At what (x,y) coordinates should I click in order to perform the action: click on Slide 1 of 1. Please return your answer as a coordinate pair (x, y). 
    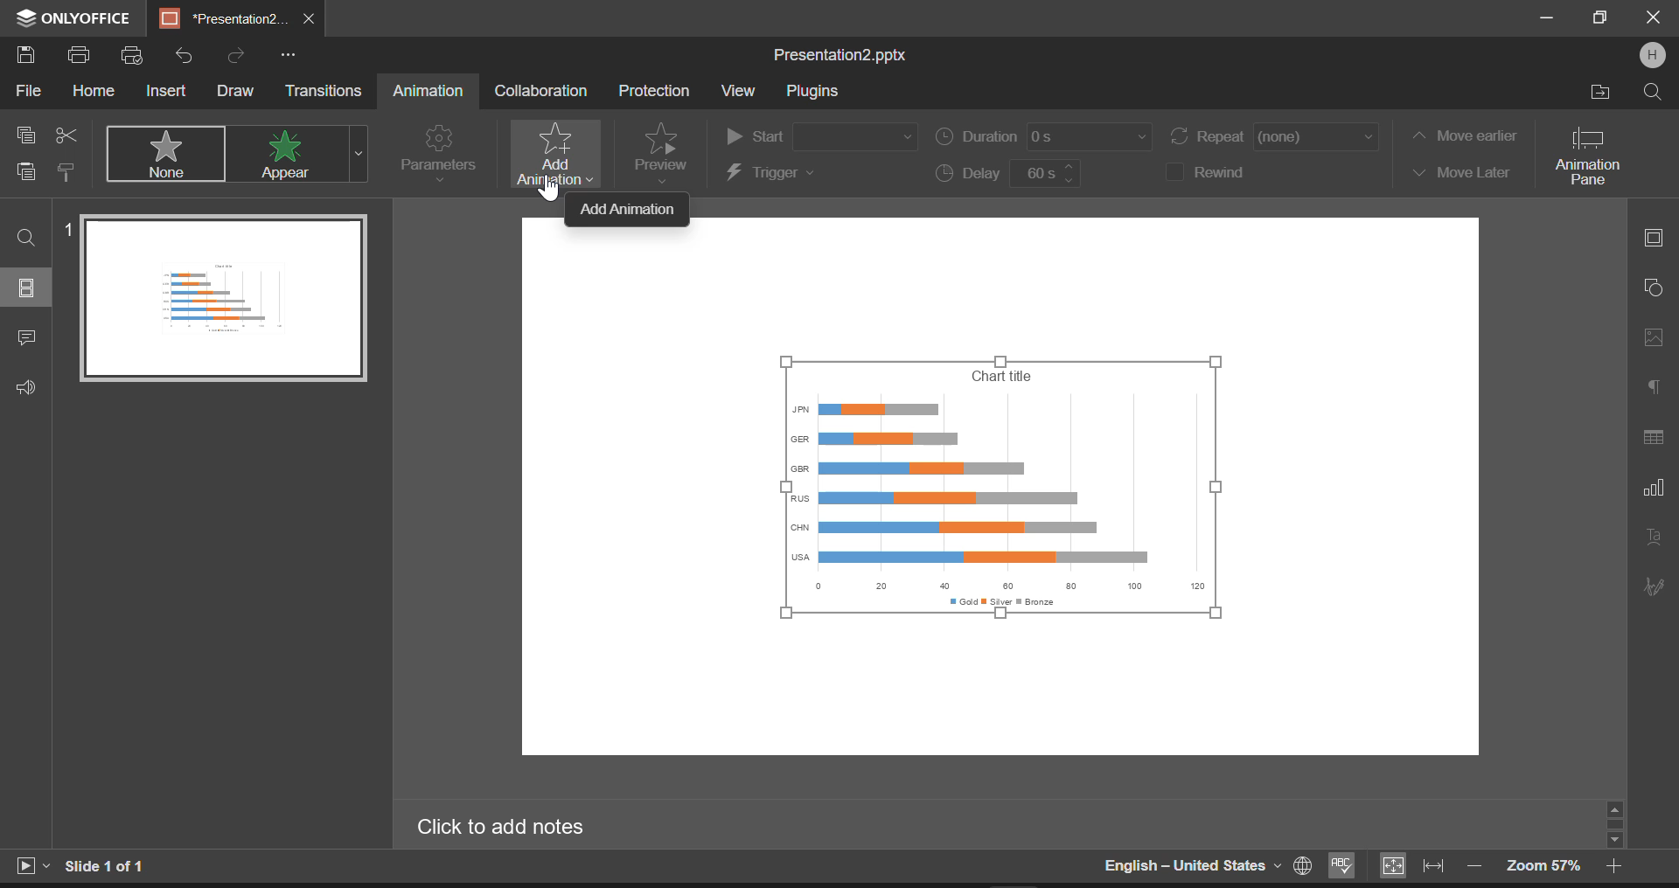
    Looking at the image, I should click on (109, 866).